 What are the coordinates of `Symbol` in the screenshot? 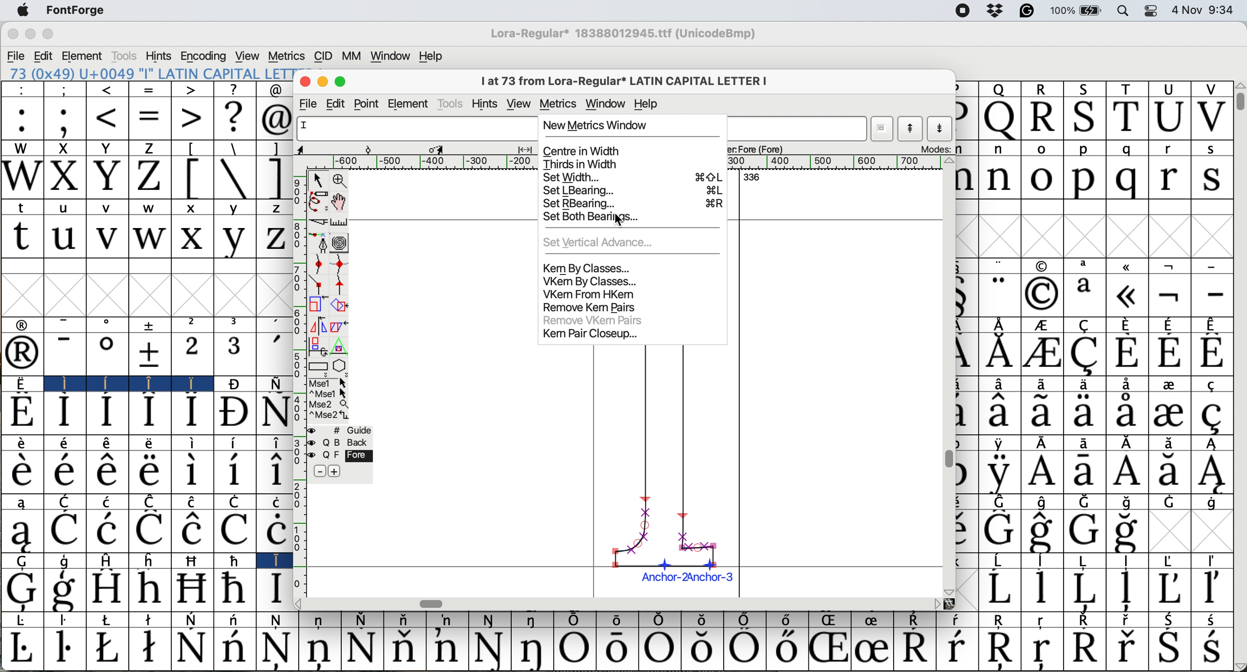 It's located at (273, 473).